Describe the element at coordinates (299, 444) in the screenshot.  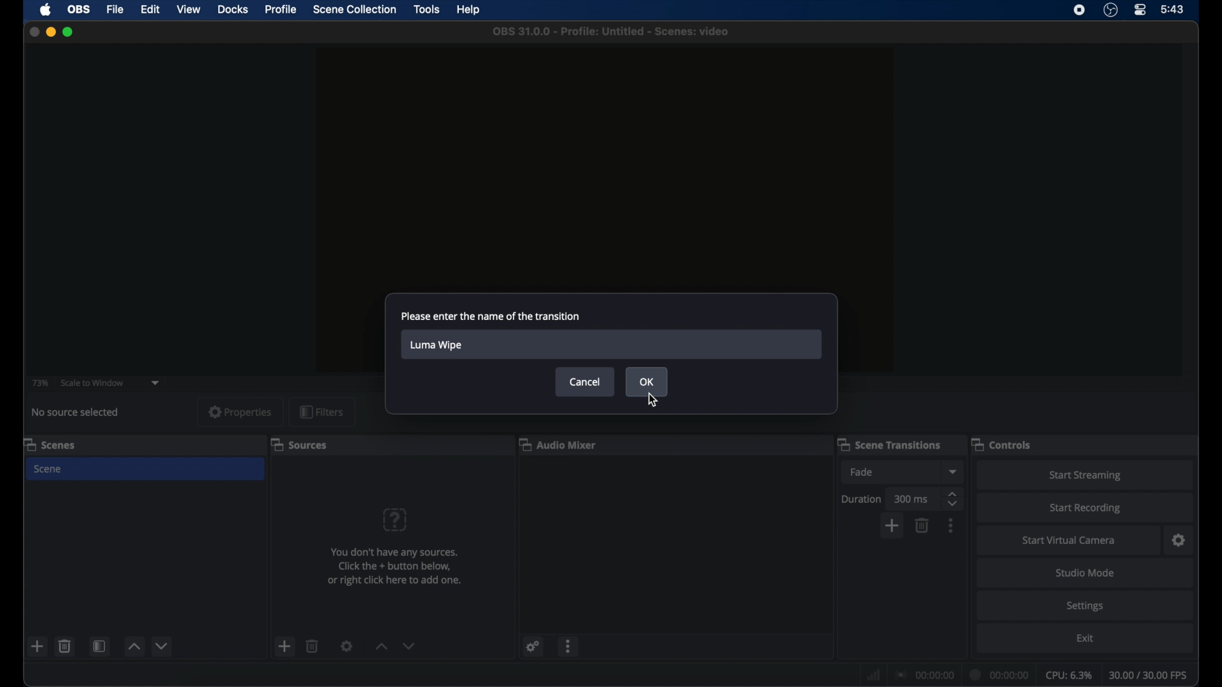
I see `sources` at that location.